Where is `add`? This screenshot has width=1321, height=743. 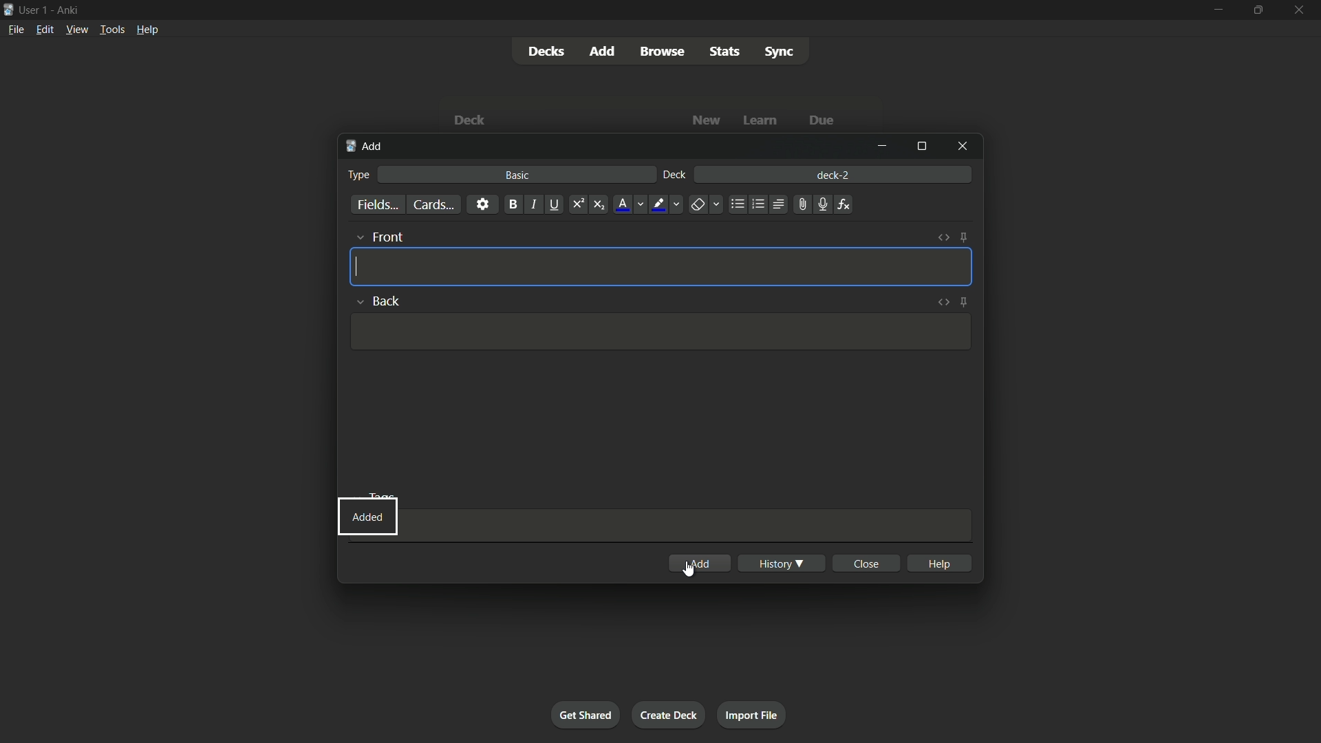
add is located at coordinates (365, 148).